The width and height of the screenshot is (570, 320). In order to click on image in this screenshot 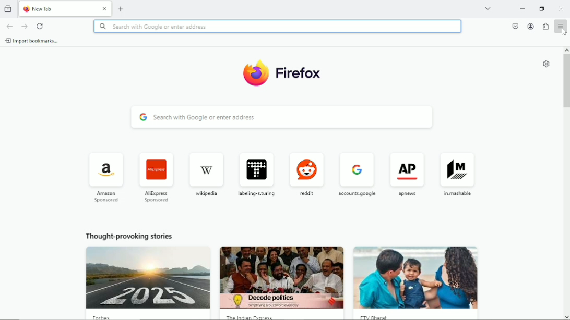, I will do `click(417, 276)`.